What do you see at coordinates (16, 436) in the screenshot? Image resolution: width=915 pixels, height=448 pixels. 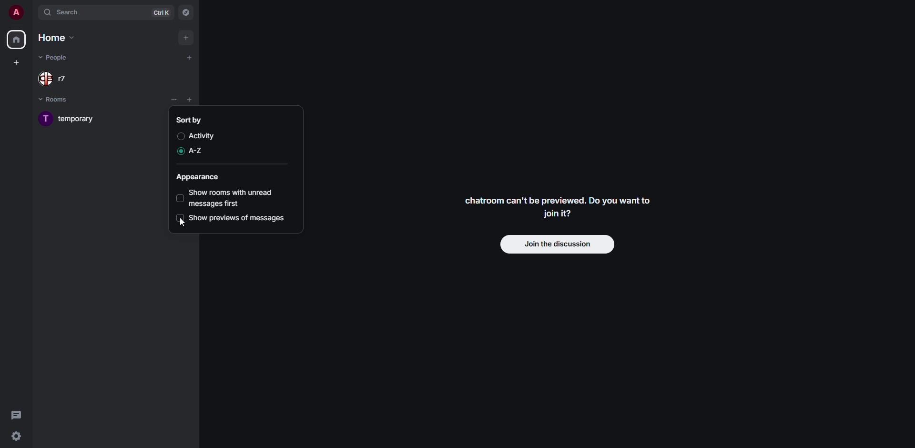 I see `quick settings` at bounding box center [16, 436].